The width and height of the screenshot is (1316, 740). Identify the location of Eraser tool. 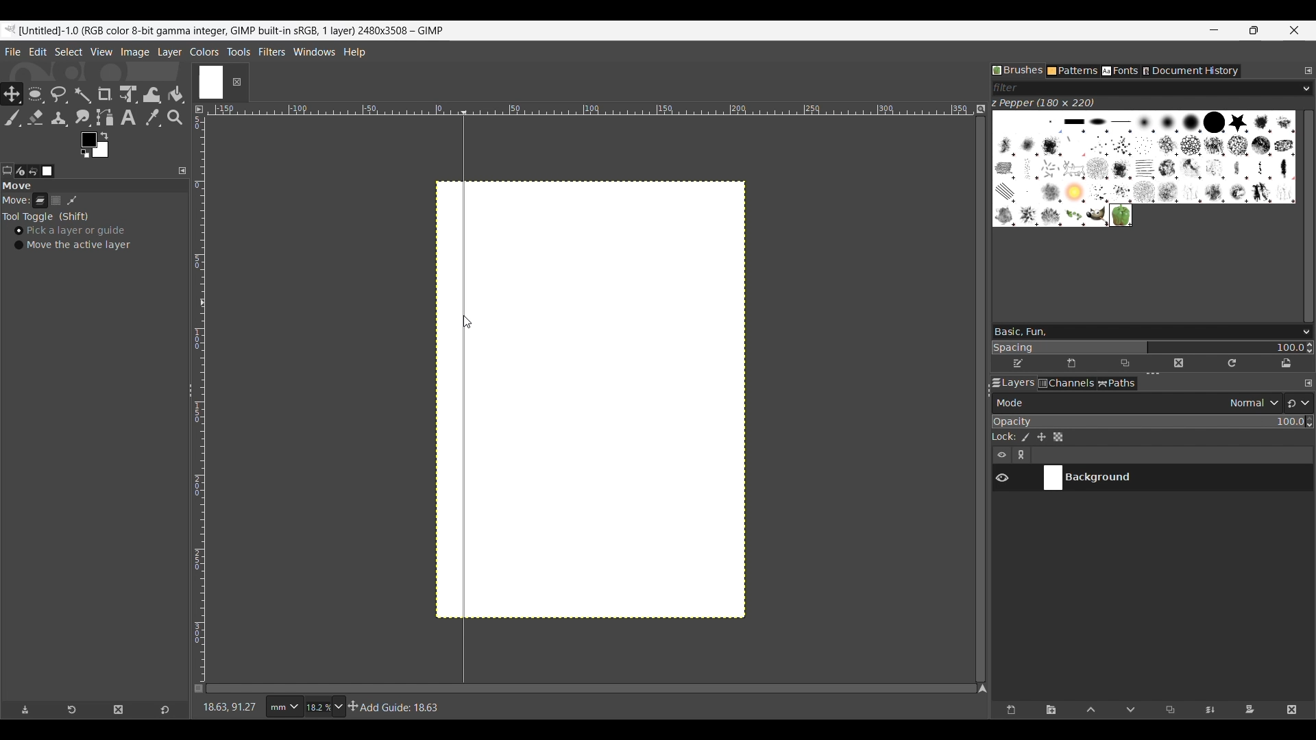
(34, 118).